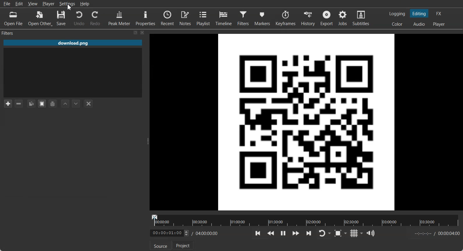 The width and height of the screenshot is (463, 251). I want to click on Redo, so click(95, 18).